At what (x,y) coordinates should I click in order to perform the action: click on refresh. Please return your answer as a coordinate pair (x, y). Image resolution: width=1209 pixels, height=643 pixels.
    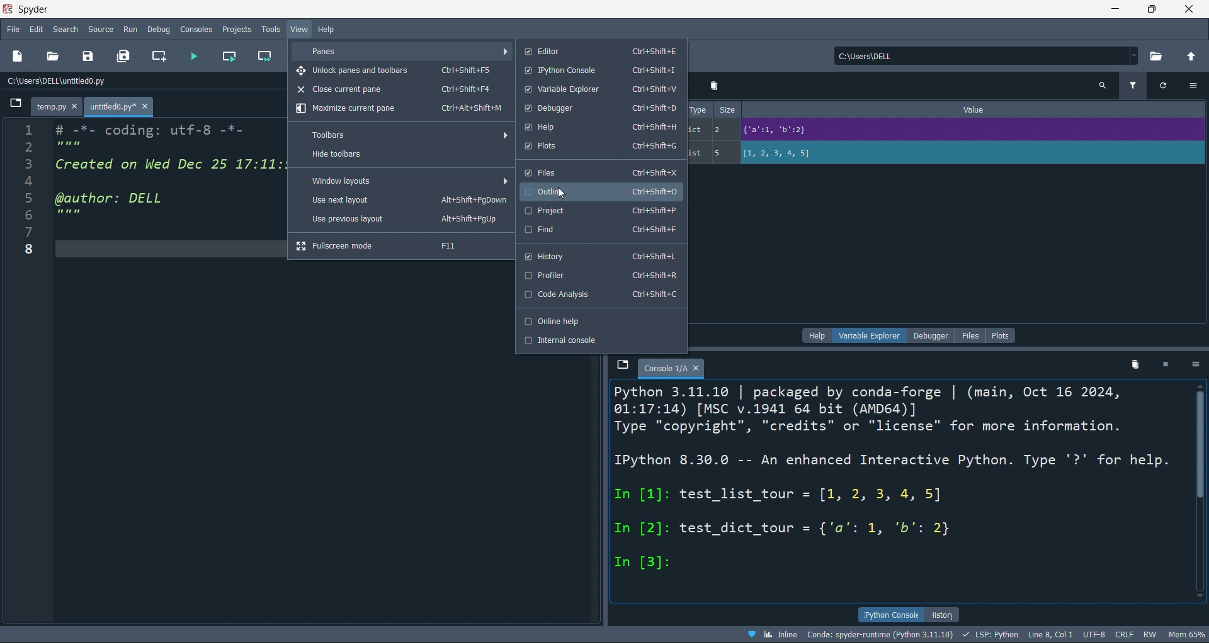
    Looking at the image, I should click on (1165, 86).